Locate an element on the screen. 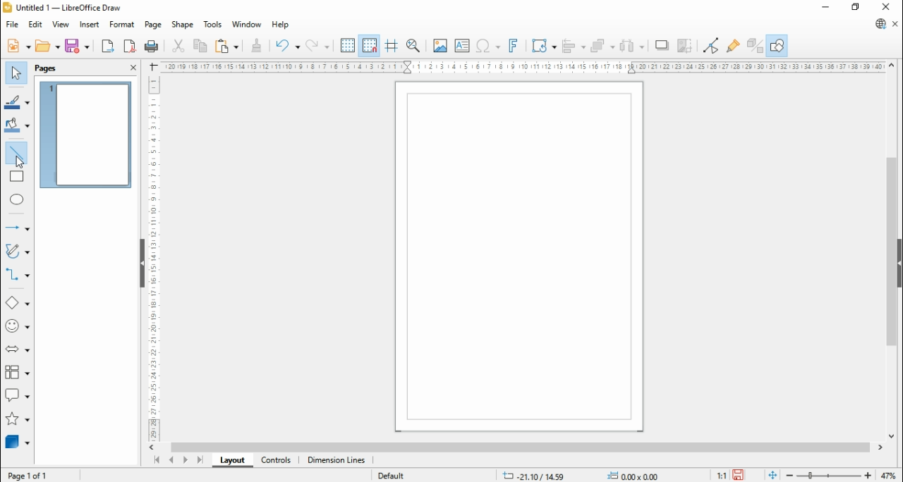 Image resolution: width=903 pixels, height=482 pixels. first page is located at coordinates (155, 460).